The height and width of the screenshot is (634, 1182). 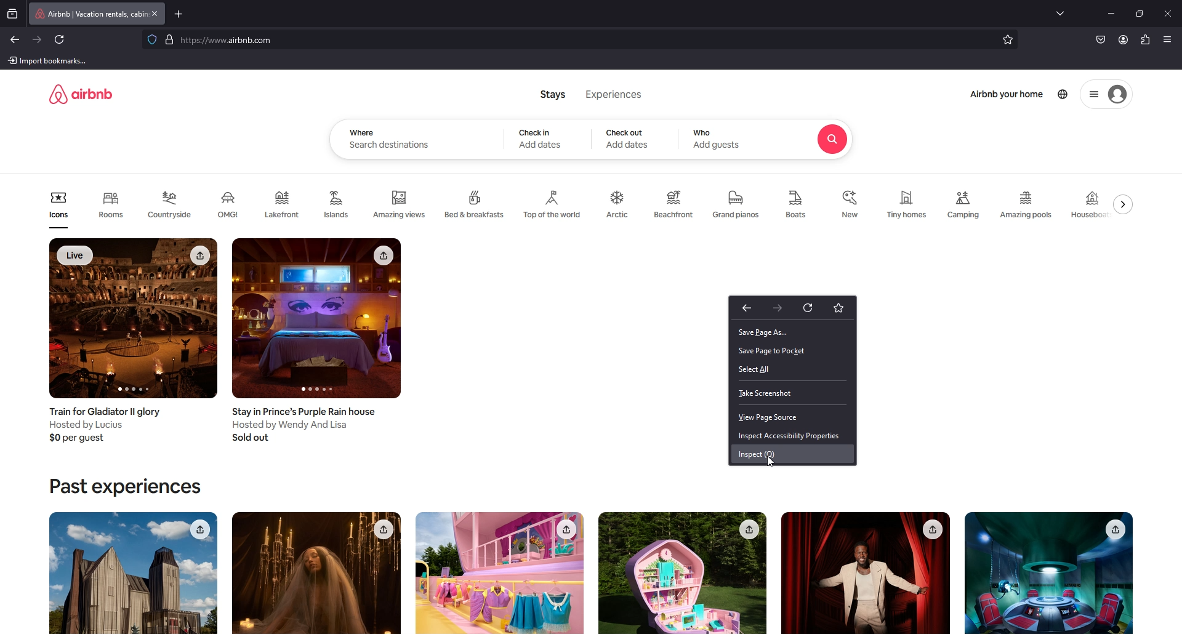 What do you see at coordinates (1091, 204) in the screenshot?
I see `houseboat` at bounding box center [1091, 204].